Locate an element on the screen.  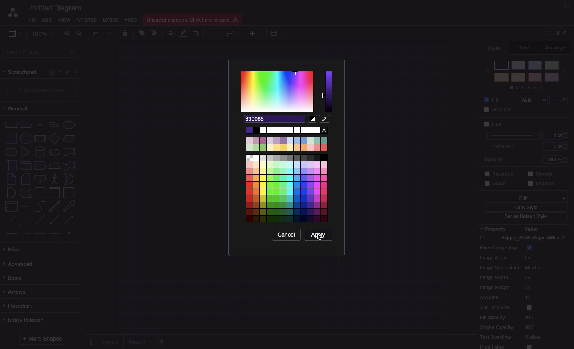
bidirectional arrow is located at coordinates (54, 206).